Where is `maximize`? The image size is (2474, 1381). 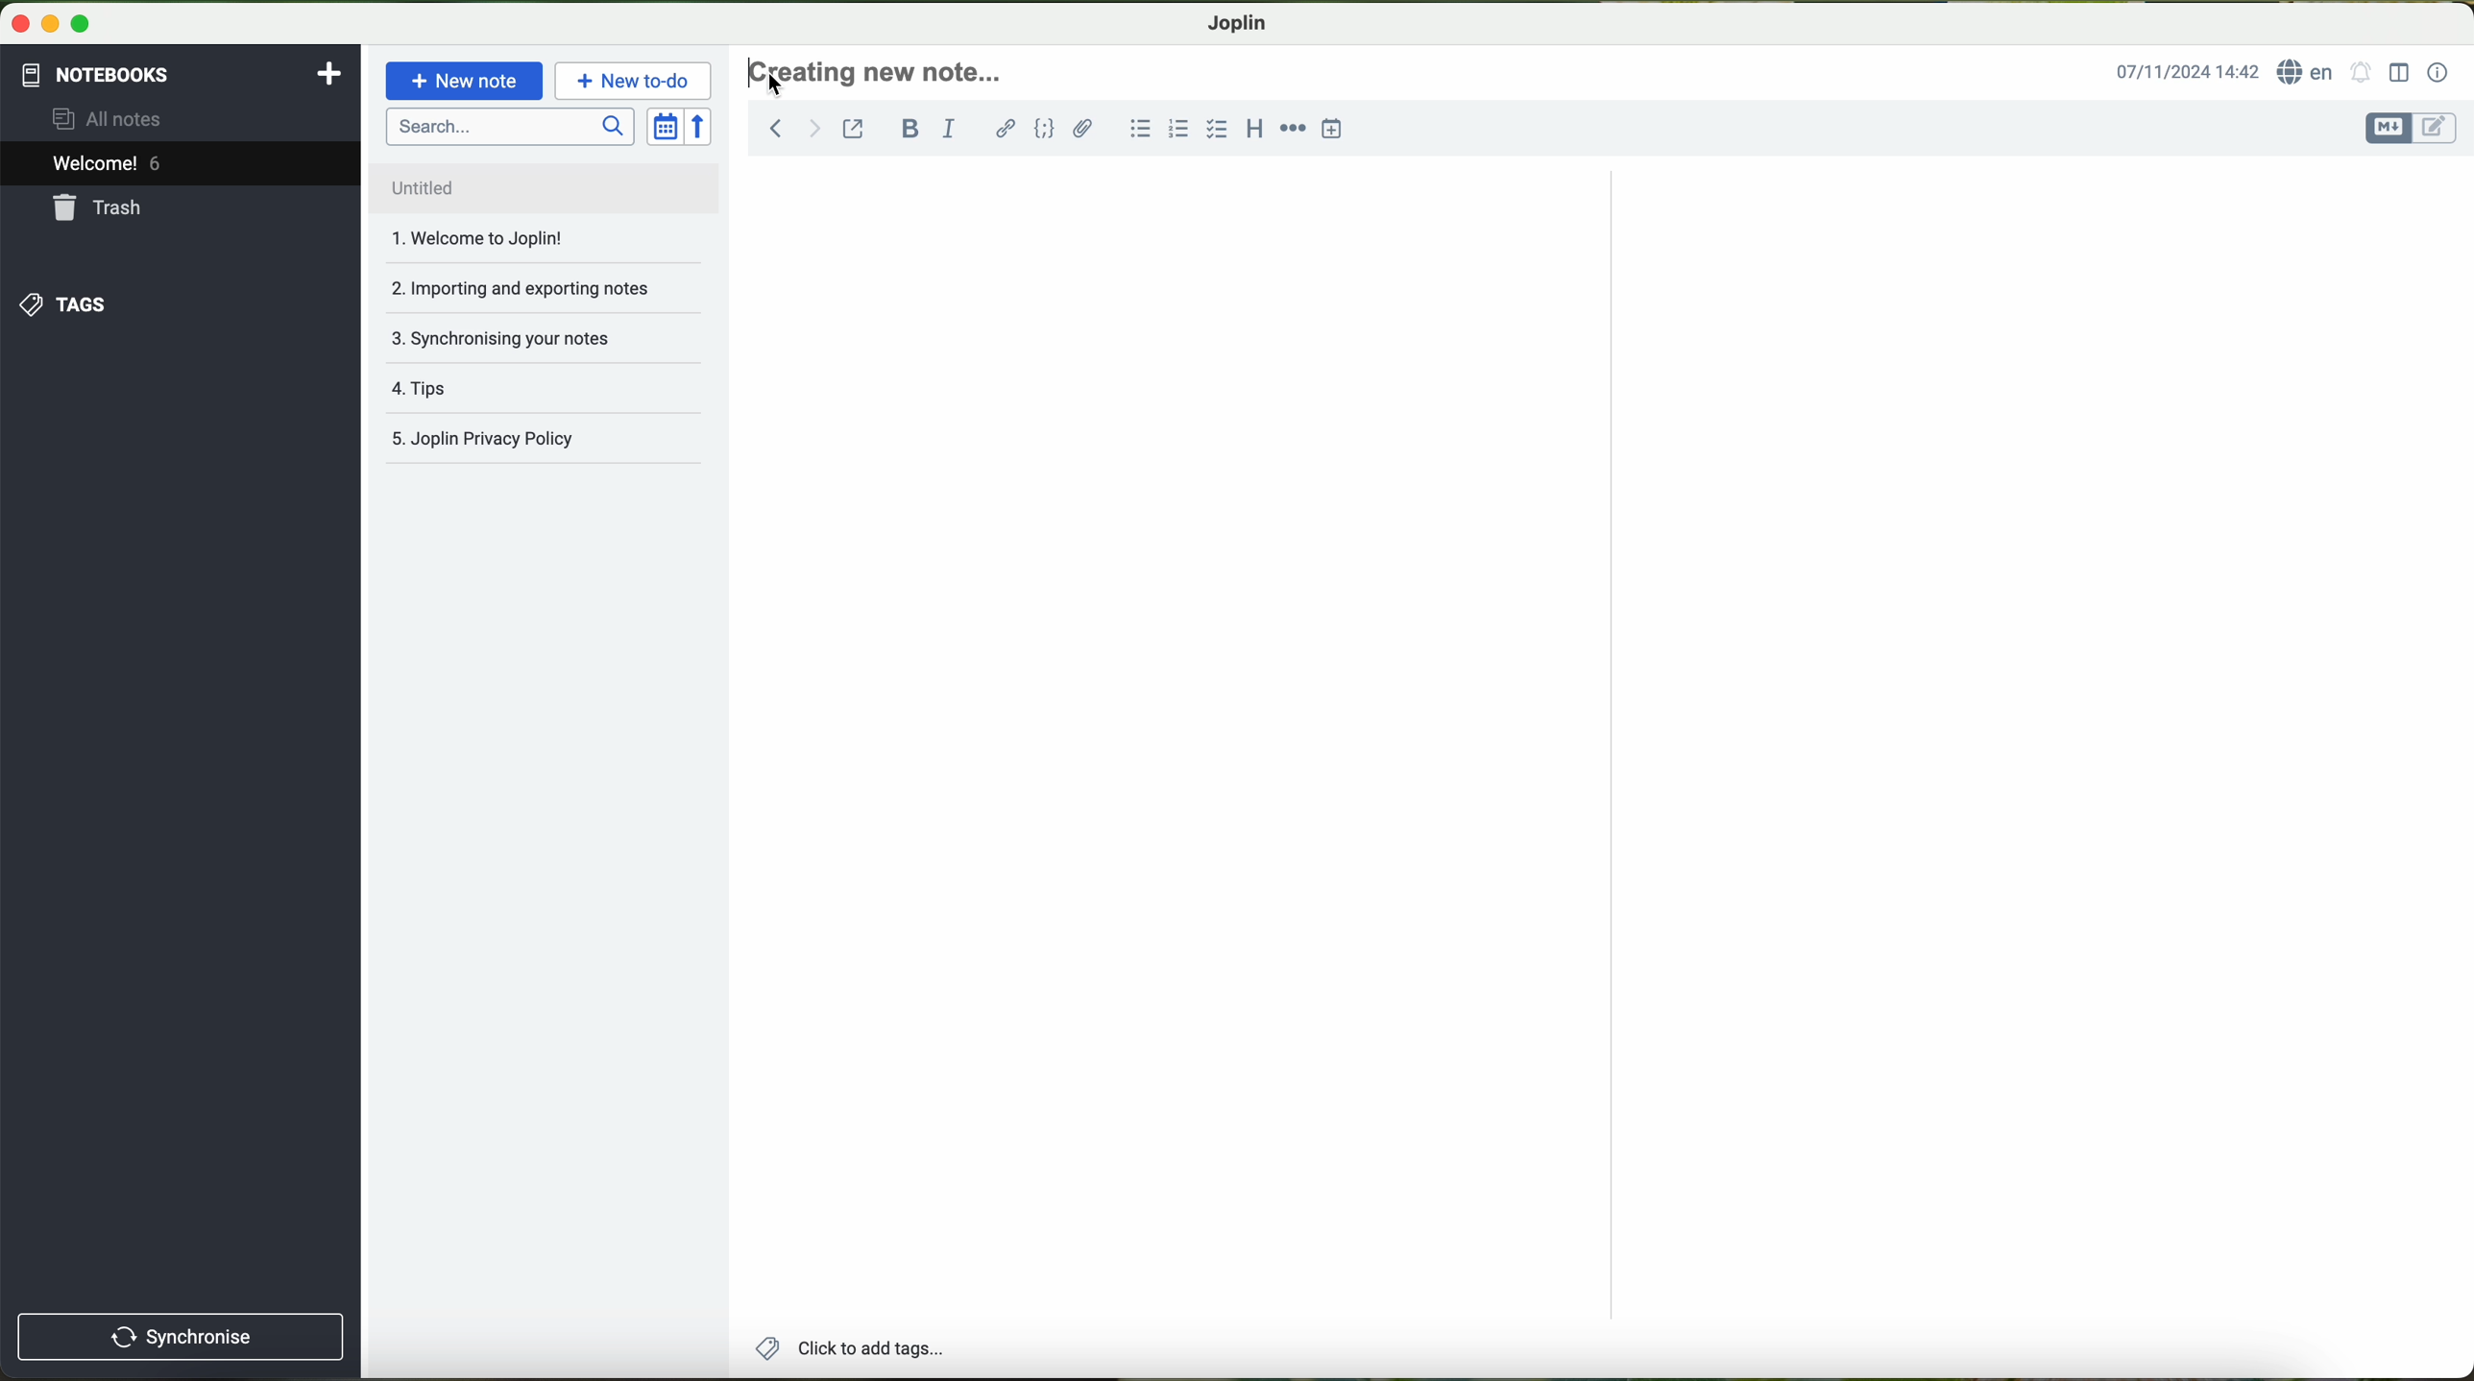 maximize is located at coordinates (80, 30).